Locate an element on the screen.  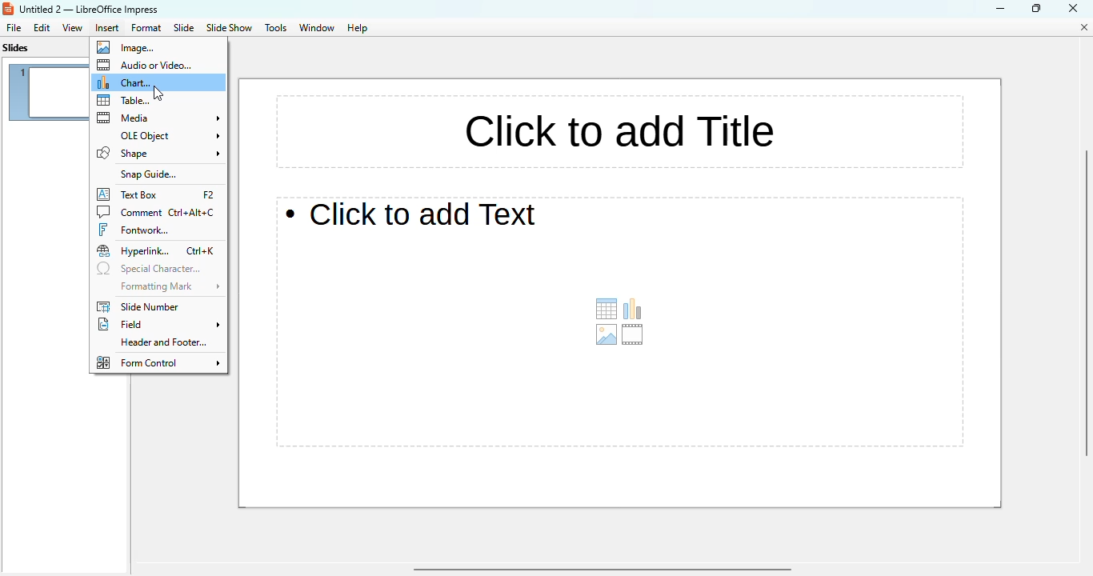
edit is located at coordinates (41, 27).